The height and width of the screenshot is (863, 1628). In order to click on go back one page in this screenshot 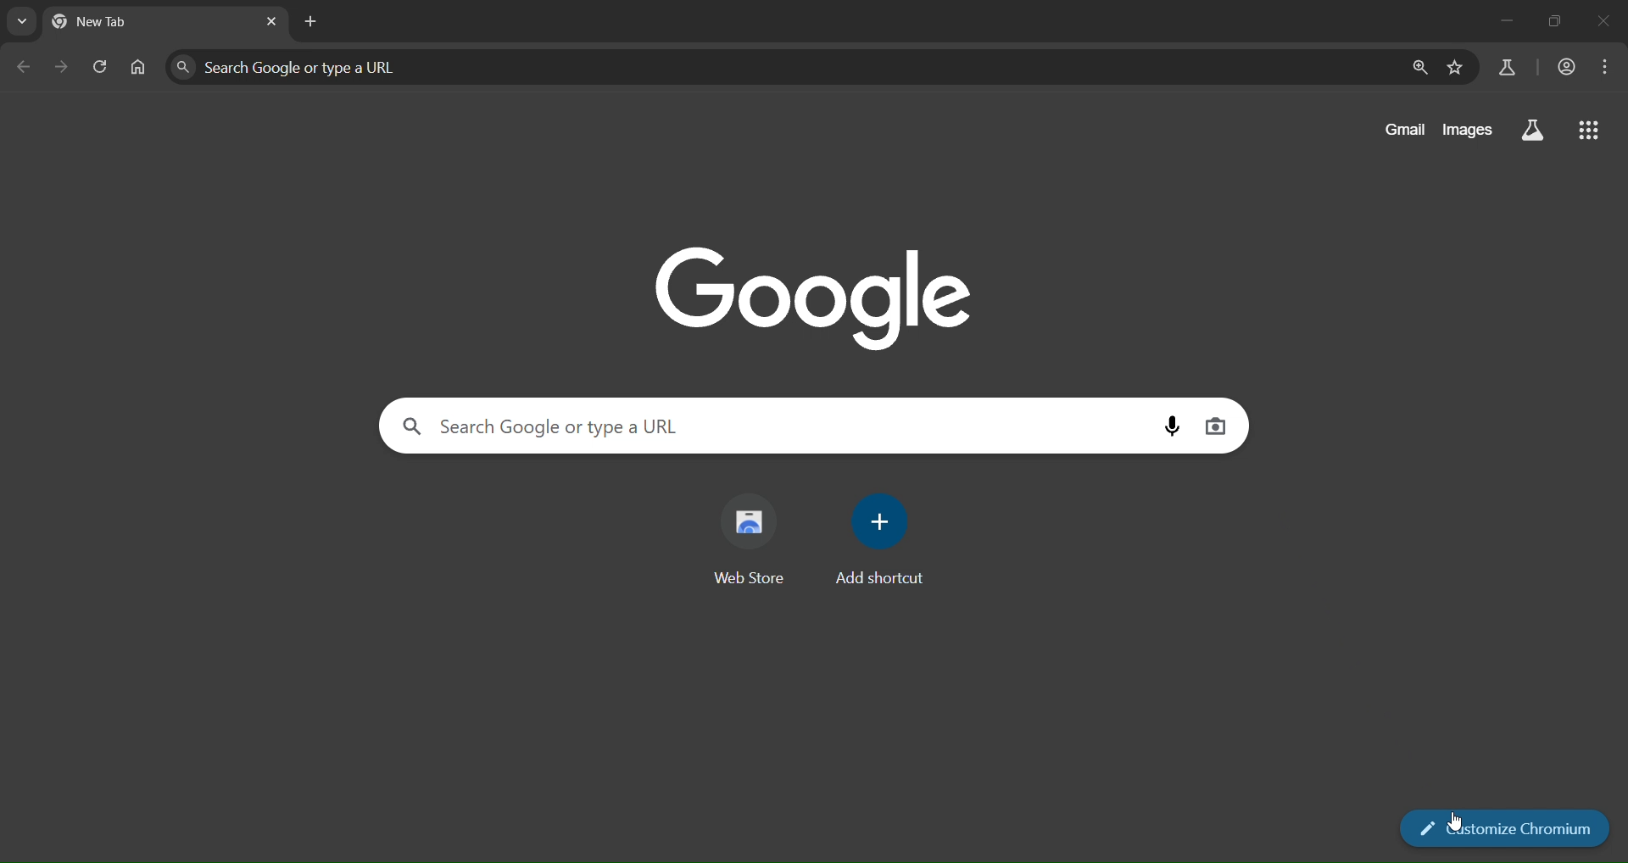, I will do `click(21, 69)`.